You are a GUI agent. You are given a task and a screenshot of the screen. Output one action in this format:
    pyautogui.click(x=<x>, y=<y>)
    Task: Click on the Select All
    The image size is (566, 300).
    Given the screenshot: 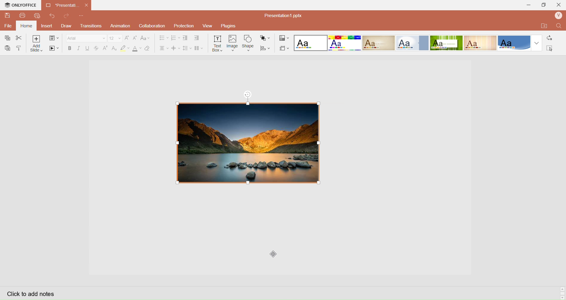 What is the action you would take?
    pyautogui.click(x=549, y=48)
    